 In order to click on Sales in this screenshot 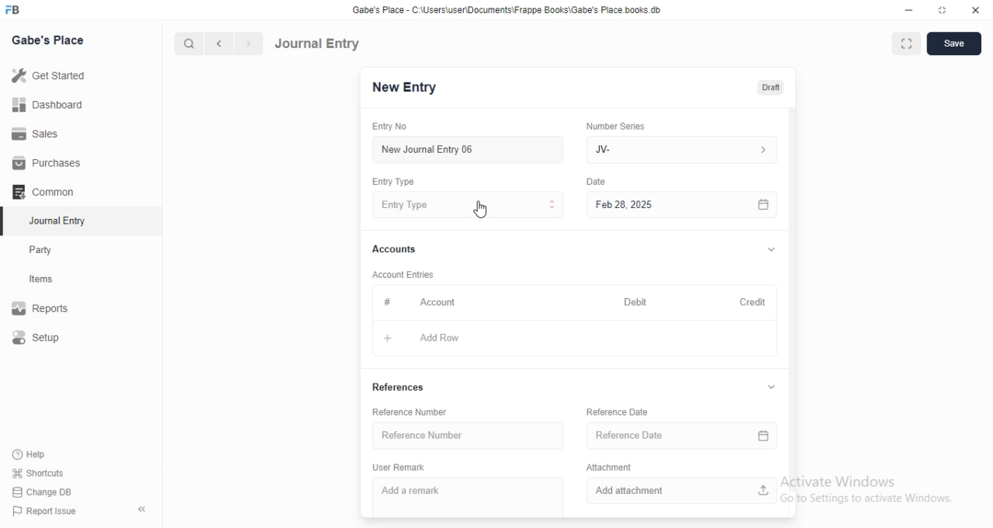, I will do `click(50, 133)`.